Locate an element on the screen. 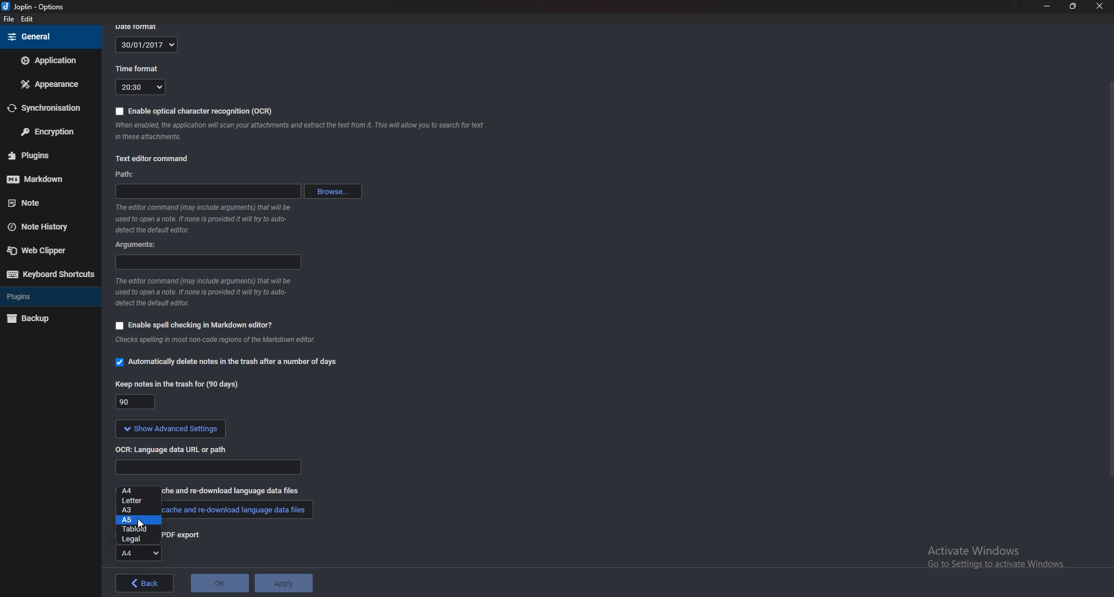 The image size is (1114, 597). A4 is located at coordinates (140, 491).